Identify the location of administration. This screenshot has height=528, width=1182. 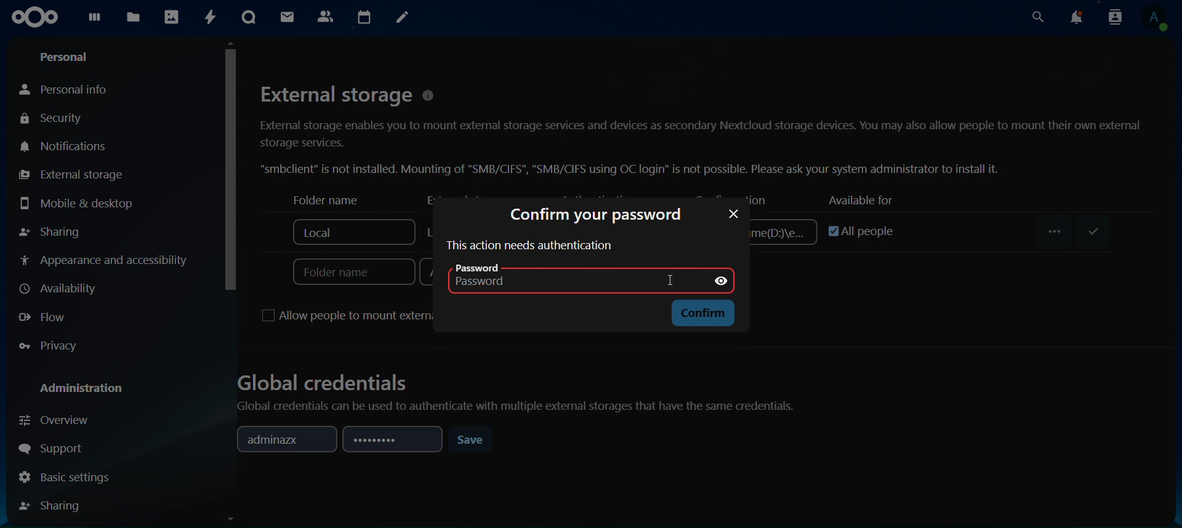
(82, 390).